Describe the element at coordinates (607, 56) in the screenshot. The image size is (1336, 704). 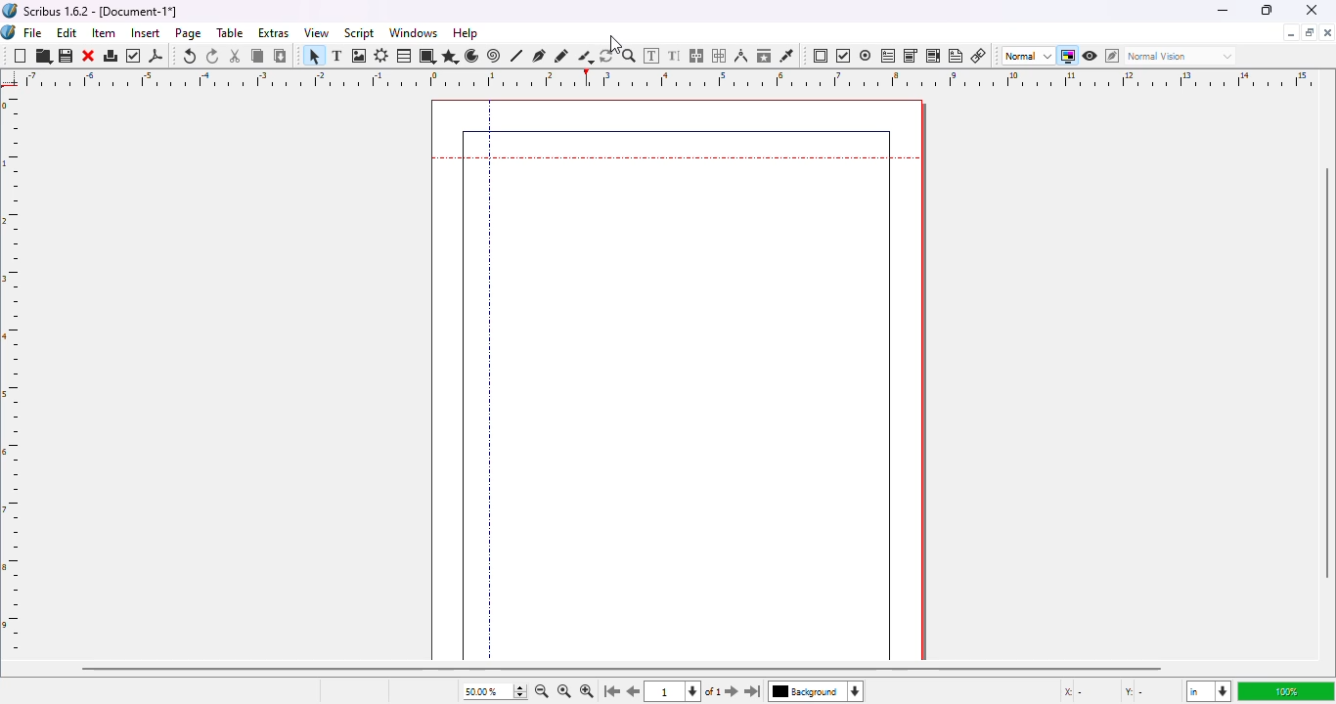
I see `rotate item` at that location.